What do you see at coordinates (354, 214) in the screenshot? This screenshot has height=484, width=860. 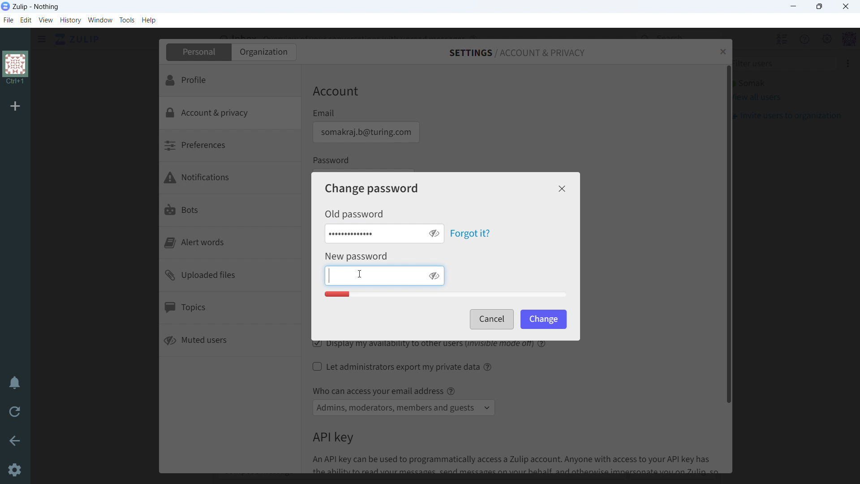 I see `Old password` at bounding box center [354, 214].